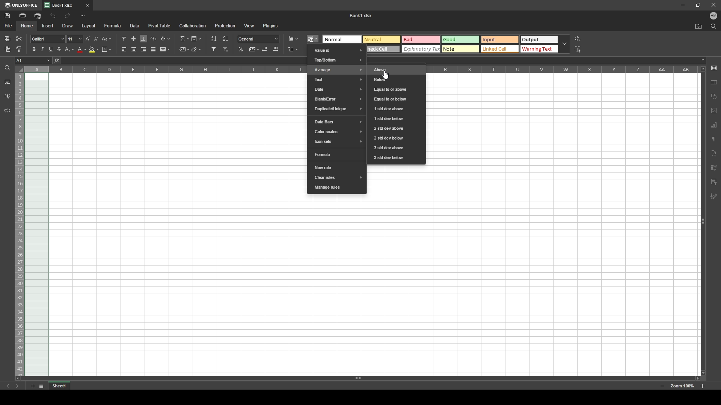  What do you see at coordinates (563, 225) in the screenshot?
I see `cells` at bounding box center [563, 225].